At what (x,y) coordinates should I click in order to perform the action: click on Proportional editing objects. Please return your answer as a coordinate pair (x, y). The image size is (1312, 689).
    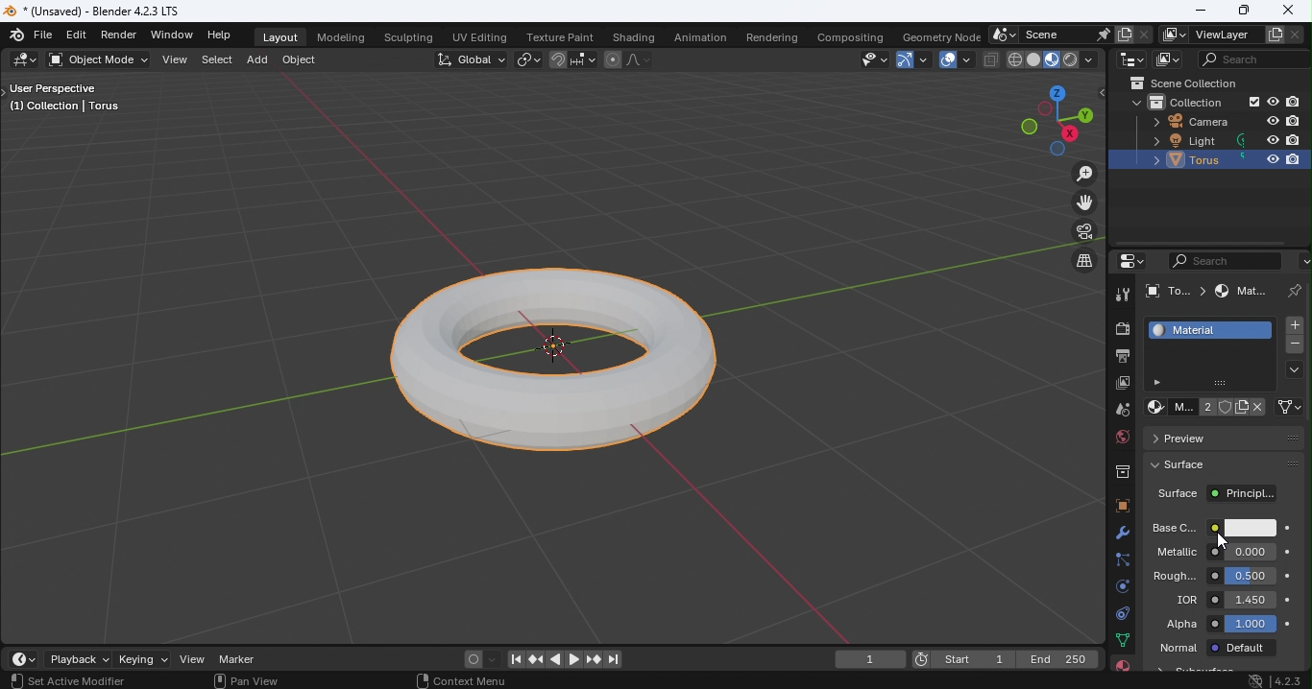
    Looking at the image, I should click on (613, 60).